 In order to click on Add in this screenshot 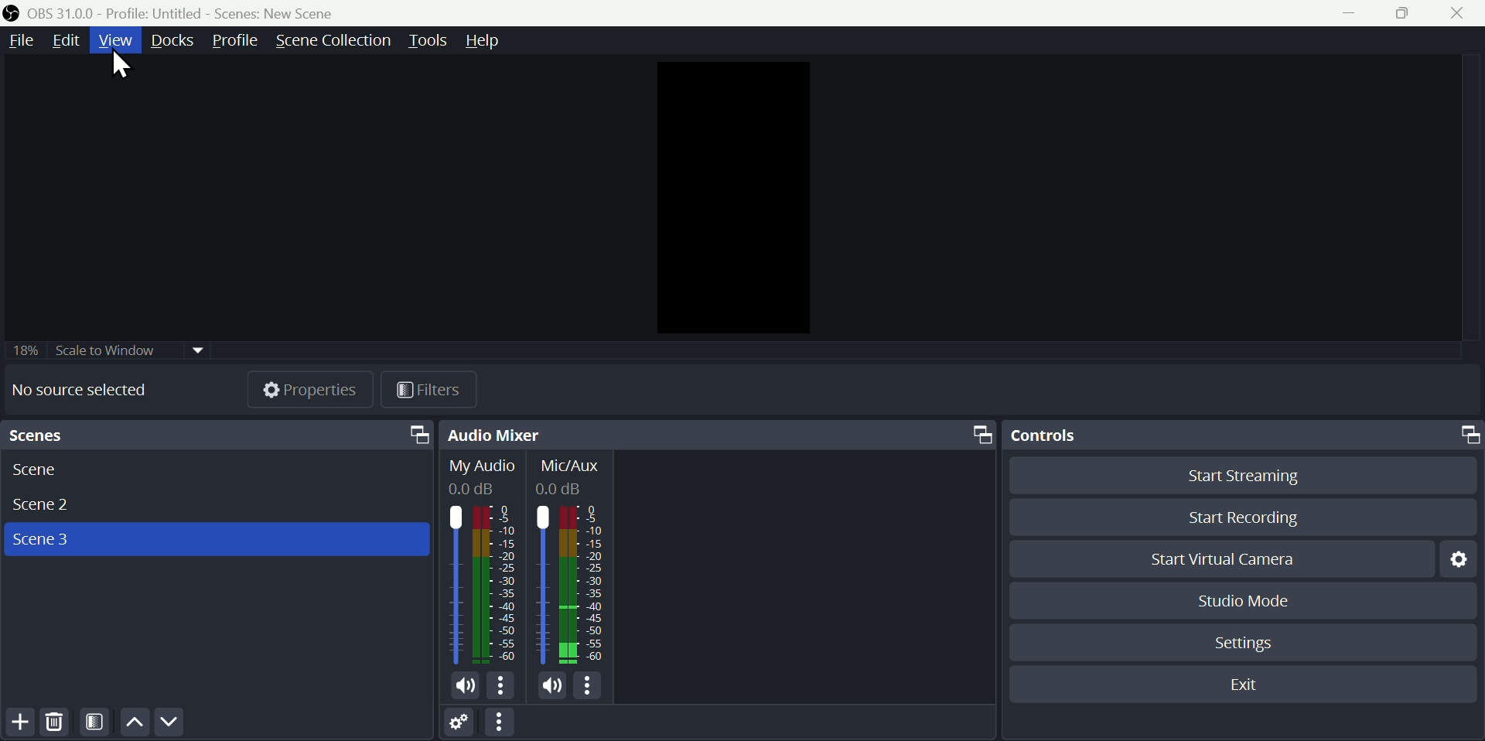, I will do `click(17, 725)`.